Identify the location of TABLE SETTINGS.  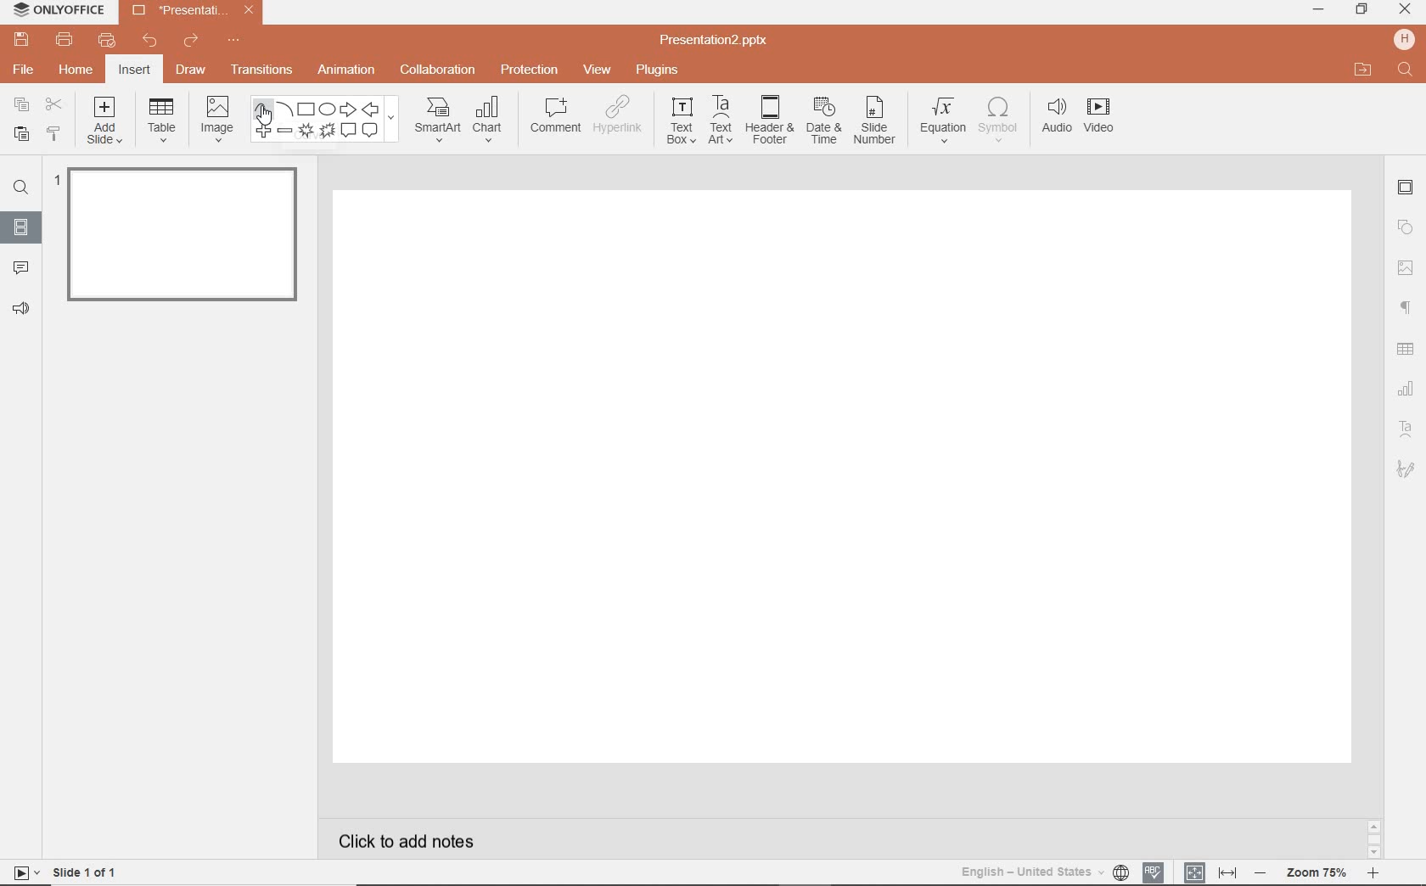
(1405, 349).